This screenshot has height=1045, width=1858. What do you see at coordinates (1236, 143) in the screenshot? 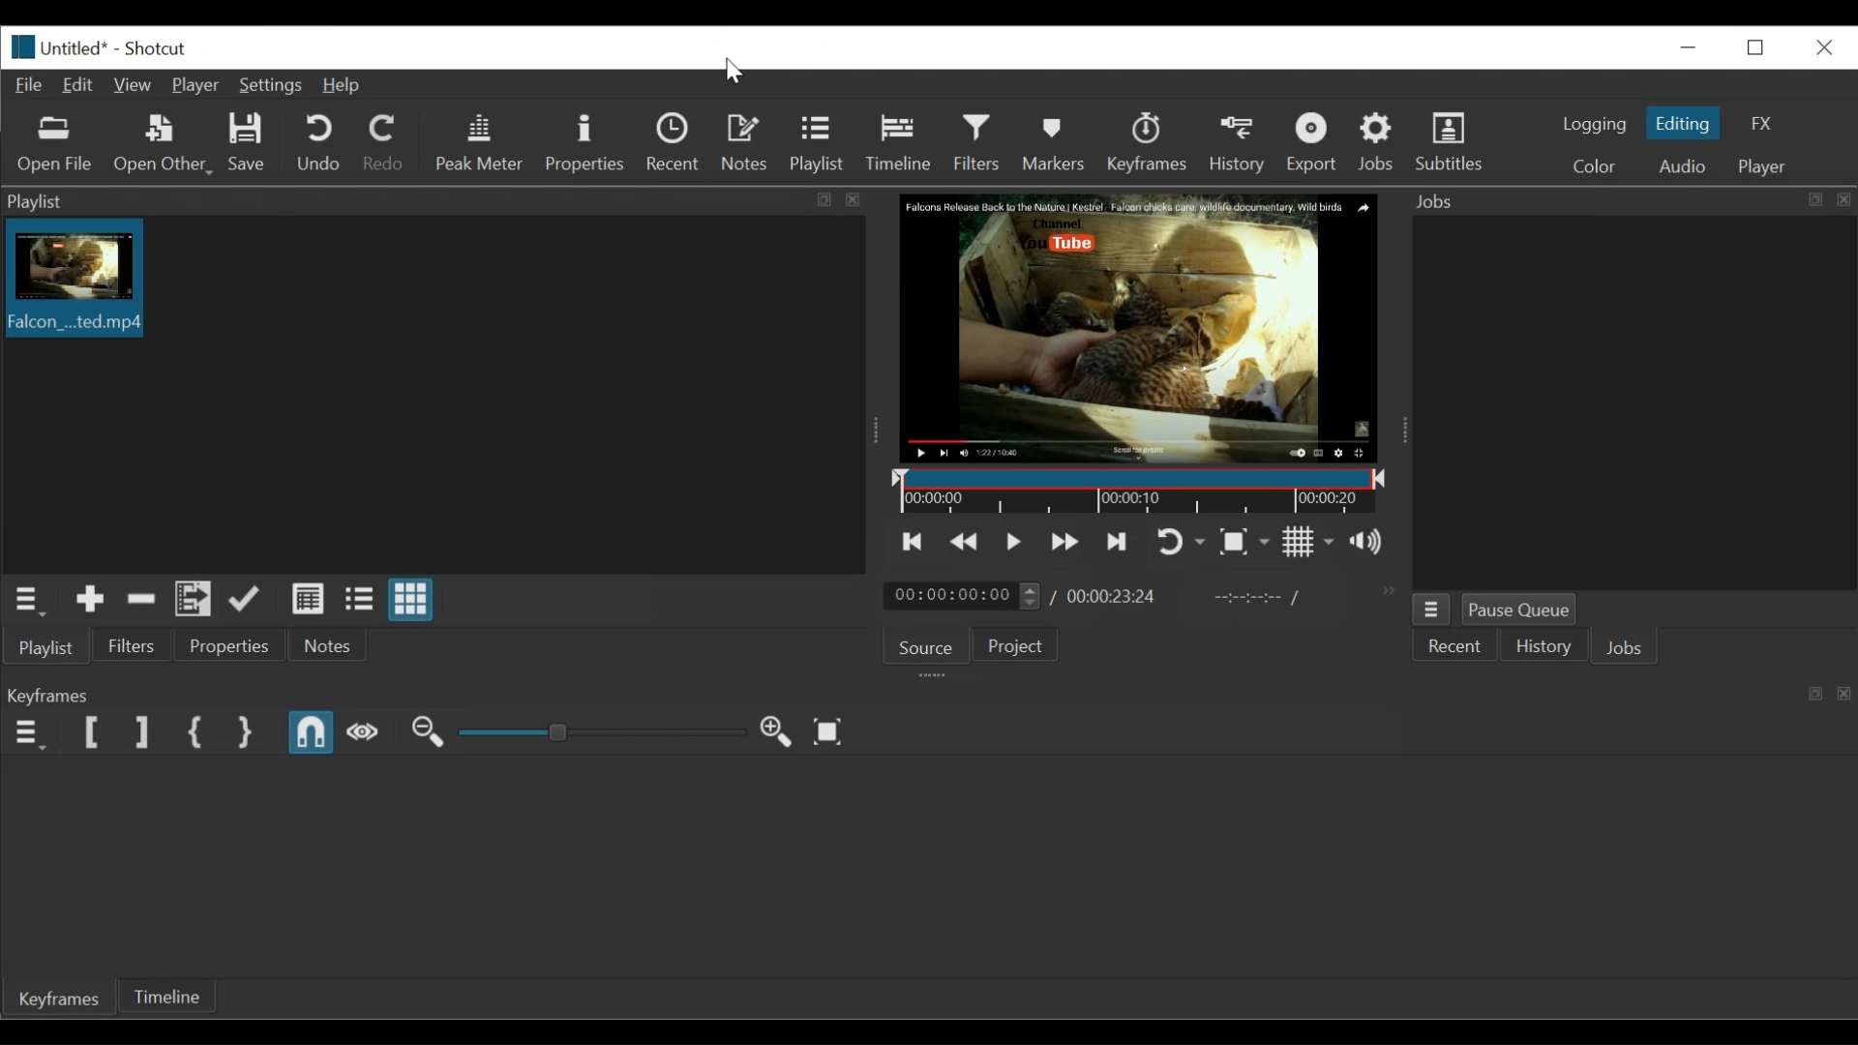
I see `History` at bounding box center [1236, 143].